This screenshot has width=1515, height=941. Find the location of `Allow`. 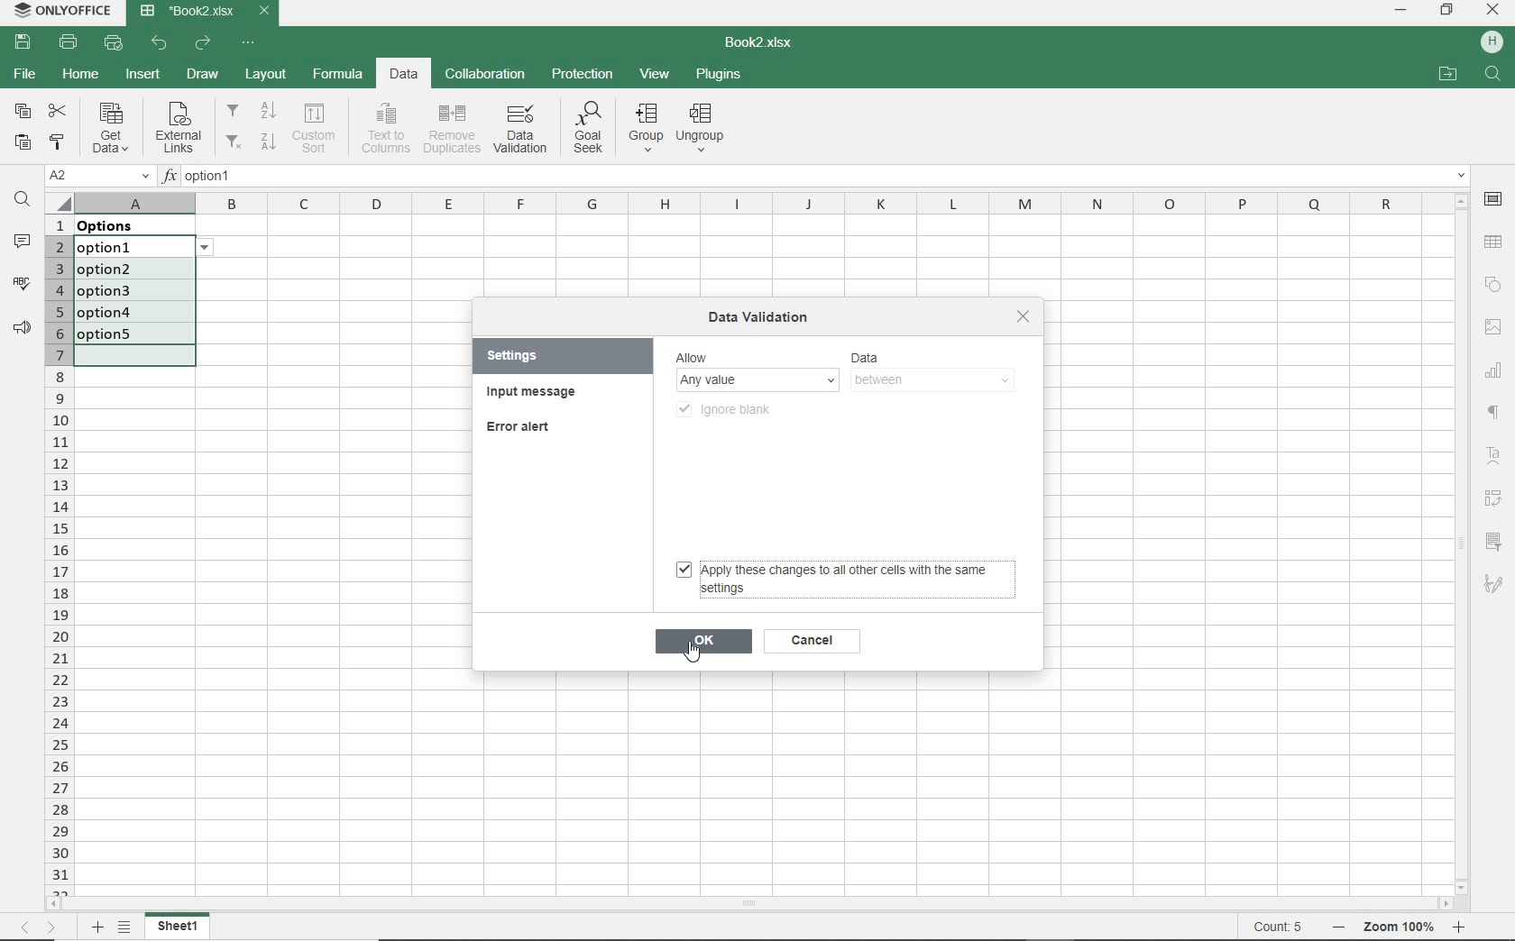

Allow is located at coordinates (755, 356).